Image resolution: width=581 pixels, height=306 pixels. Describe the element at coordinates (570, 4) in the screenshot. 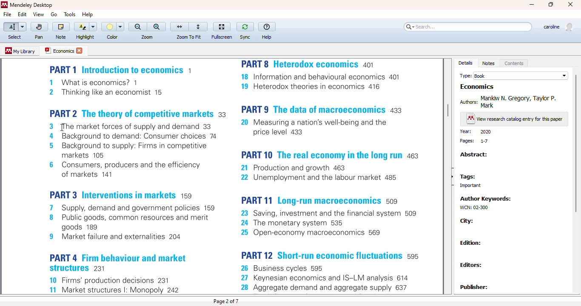

I see `close` at that location.